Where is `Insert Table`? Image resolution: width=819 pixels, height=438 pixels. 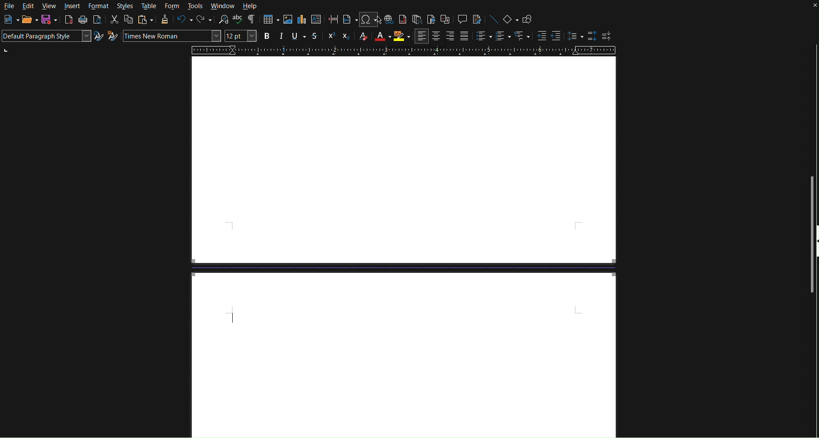
Insert Table is located at coordinates (270, 20).